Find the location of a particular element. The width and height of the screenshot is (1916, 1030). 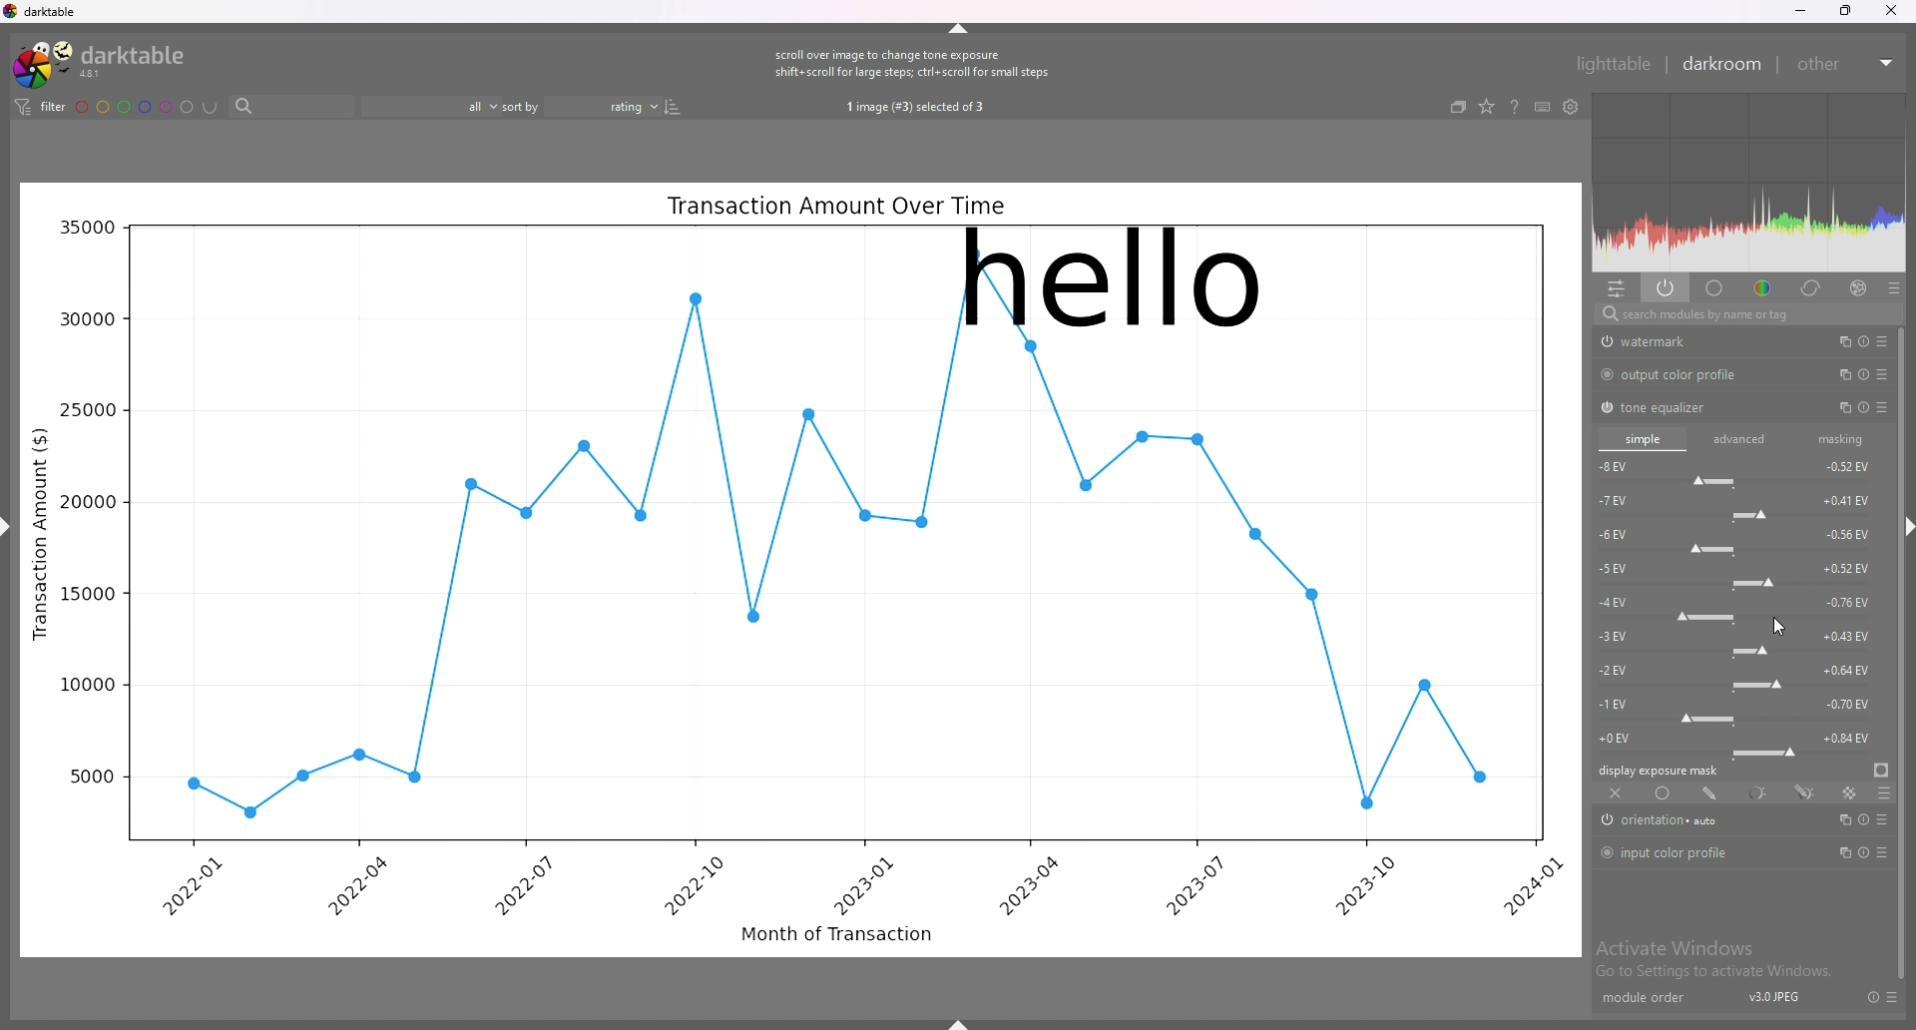

lighttable is located at coordinates (1614, 64).